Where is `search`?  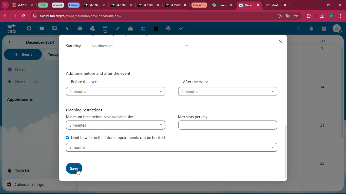
search is located at coordinates (299, 29).